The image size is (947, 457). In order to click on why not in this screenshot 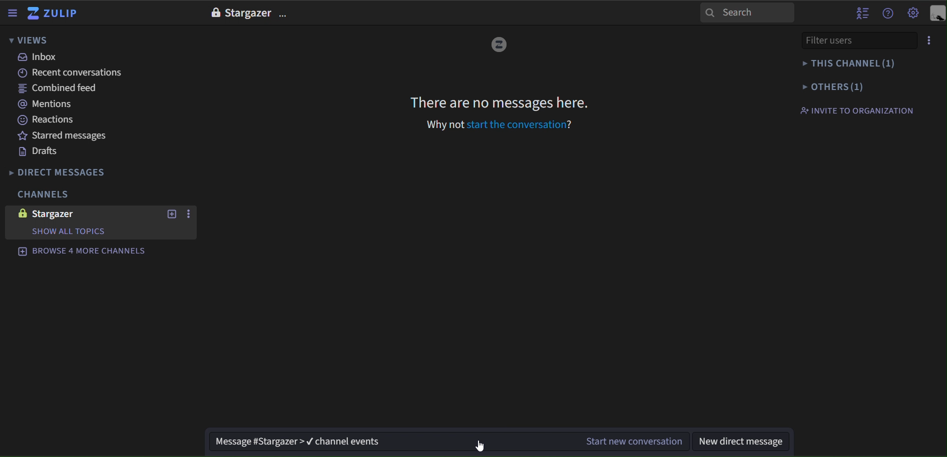, I will do `click(446, 124)`.